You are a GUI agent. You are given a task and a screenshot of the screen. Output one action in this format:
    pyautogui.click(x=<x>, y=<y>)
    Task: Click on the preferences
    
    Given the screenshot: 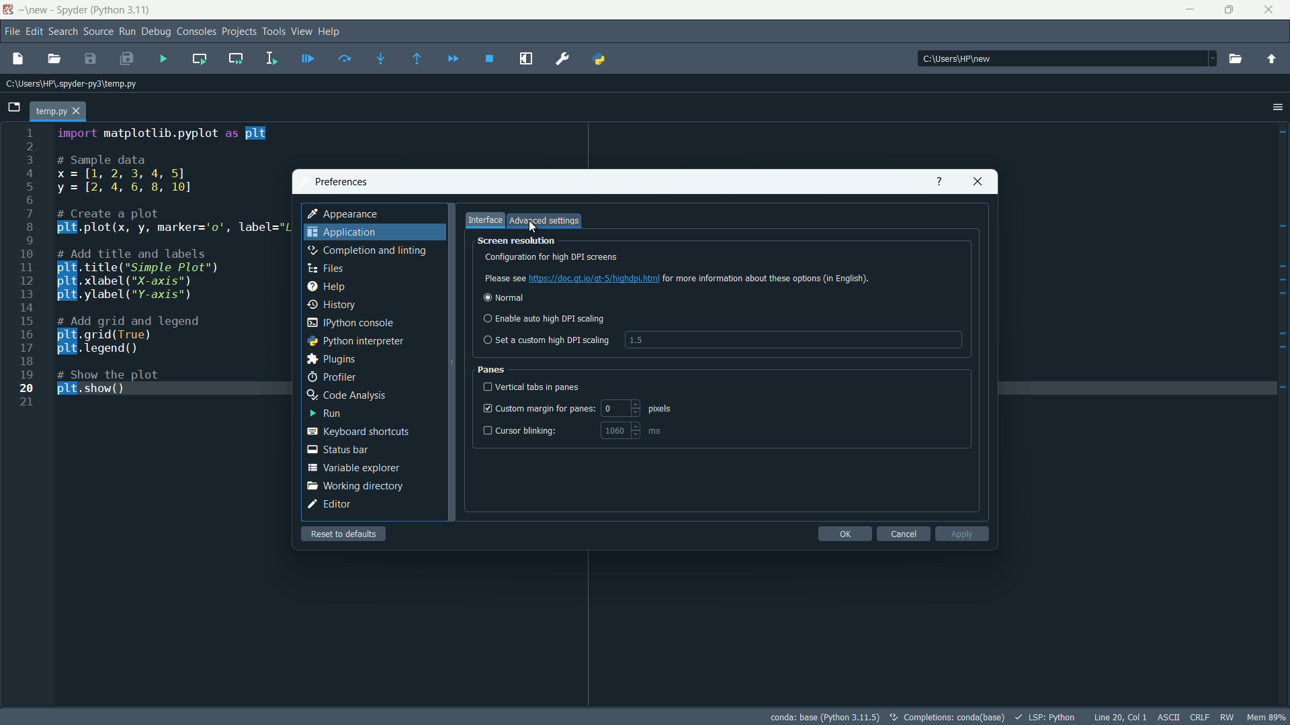 What is the action you would take?
    pyautogui.click(x=563, y=58)
    